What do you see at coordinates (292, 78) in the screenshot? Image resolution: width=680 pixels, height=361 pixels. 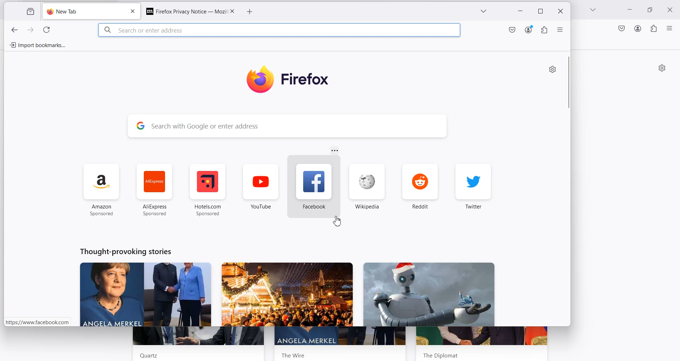 I see `firefox logo` at bounding box center [292, 78].